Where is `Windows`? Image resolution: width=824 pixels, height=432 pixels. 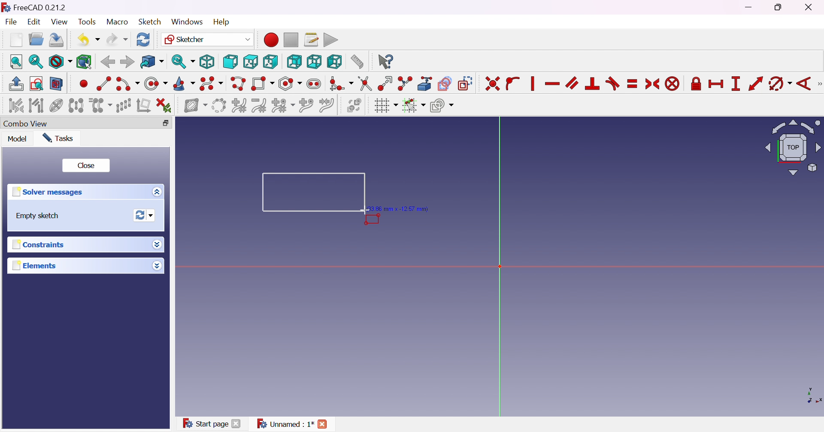 Windows is located at coordinates (187, 22).